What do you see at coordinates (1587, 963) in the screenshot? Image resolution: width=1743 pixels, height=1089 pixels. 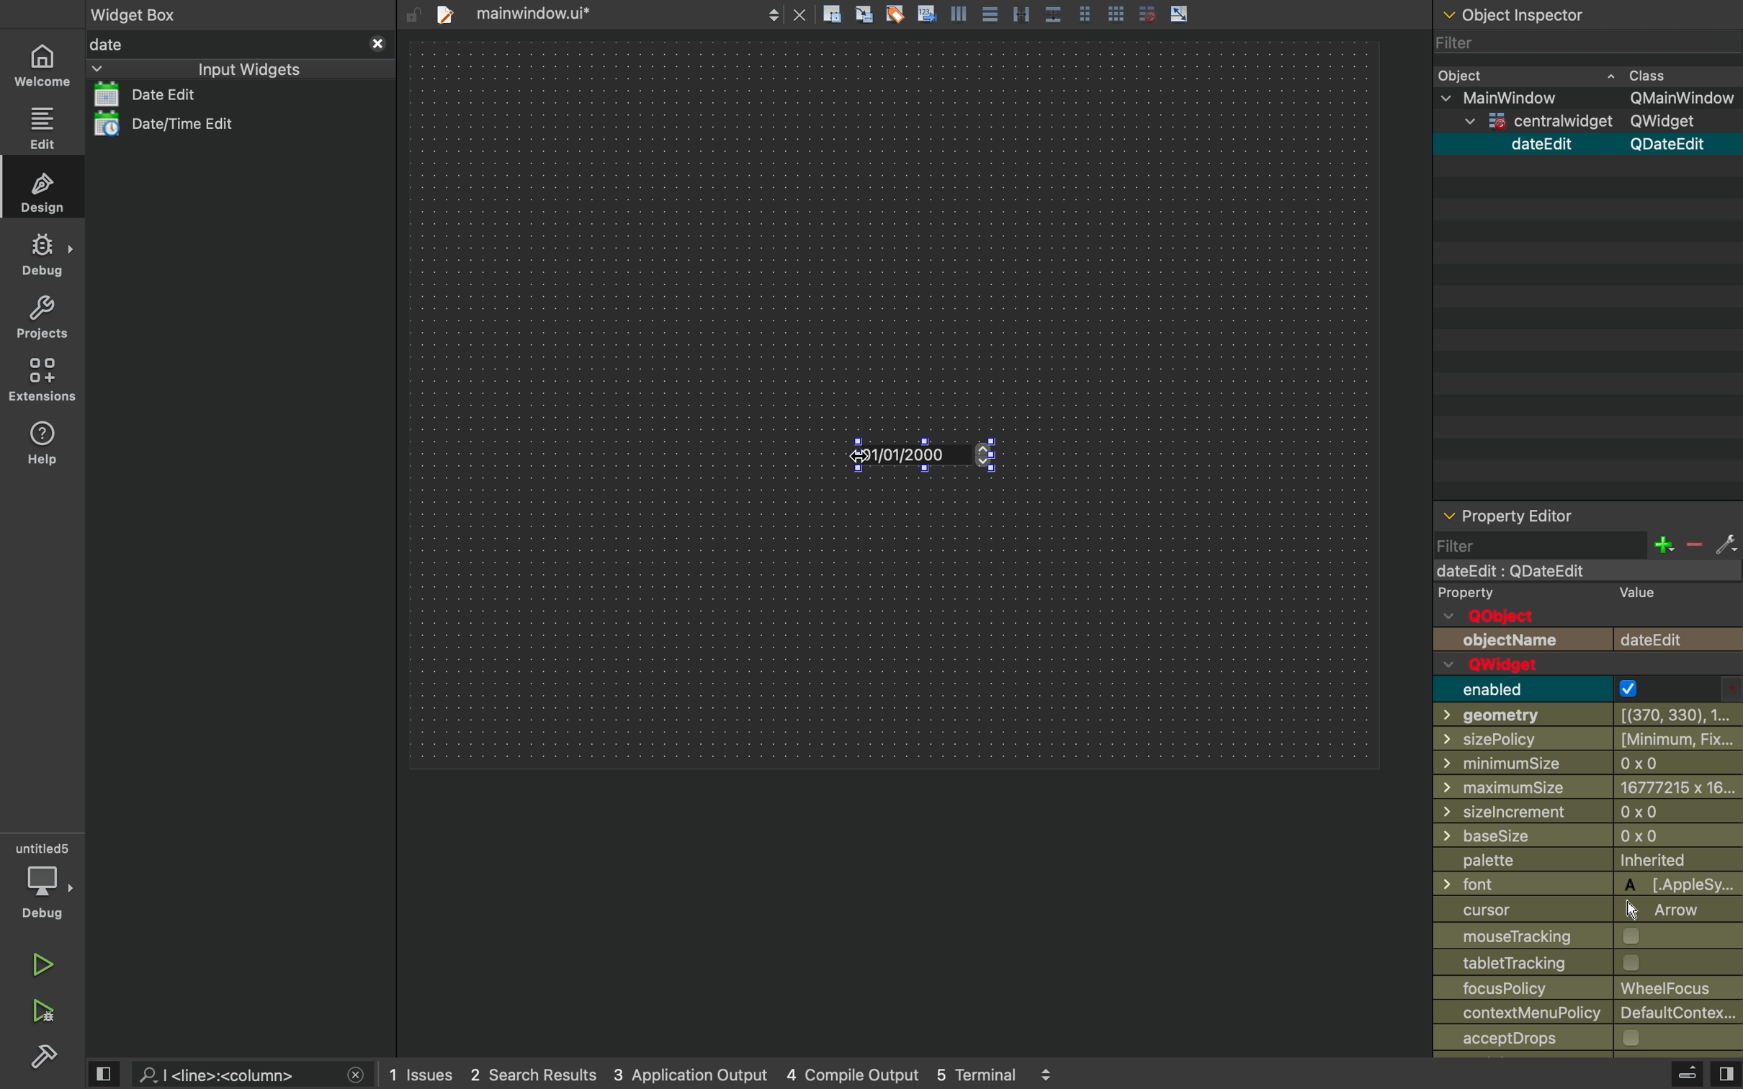 I see `tabletracking` at bounding box center [1587, 963].